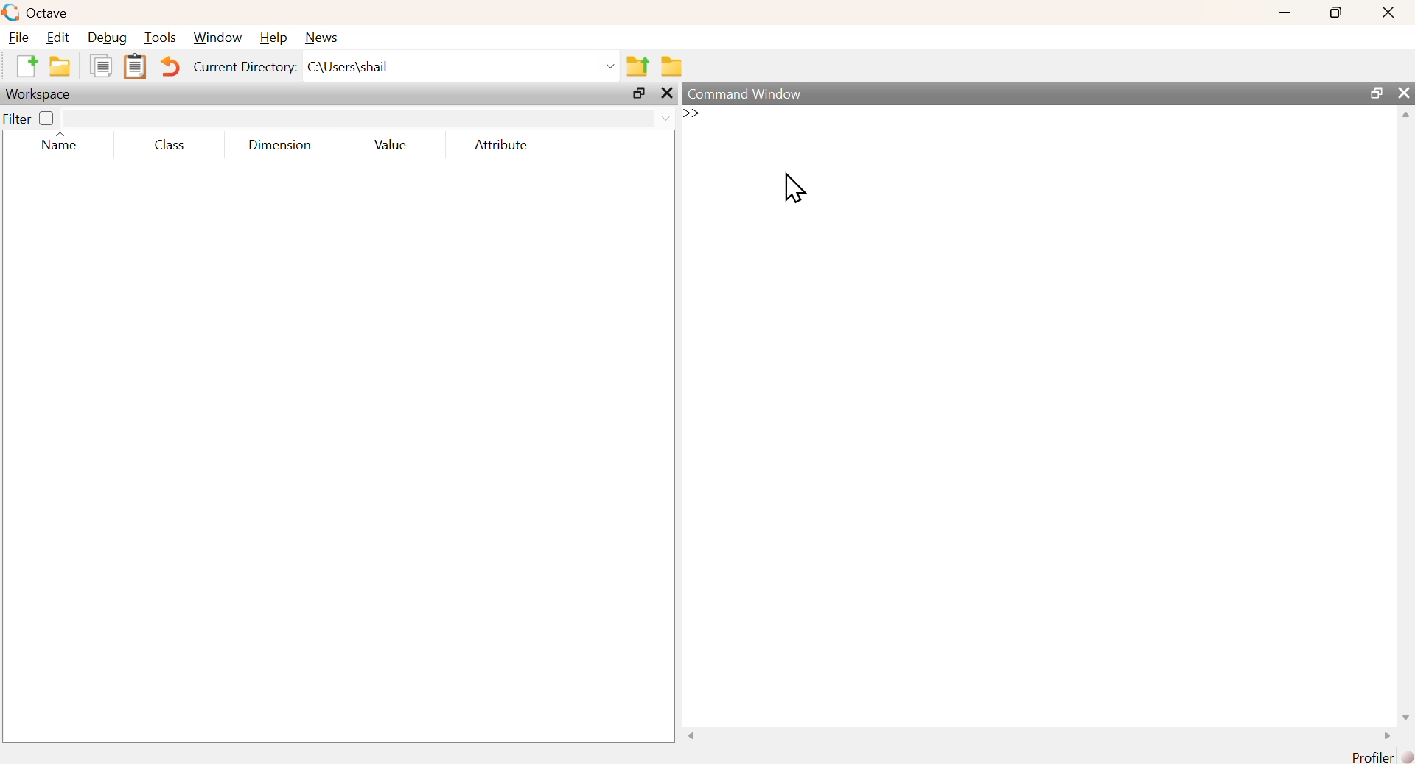 Image resolution: width=1415 pixels, height=764 pixels. Describe the element at coordinates (99, 68) in the screenshot. I see `copy` at that location.